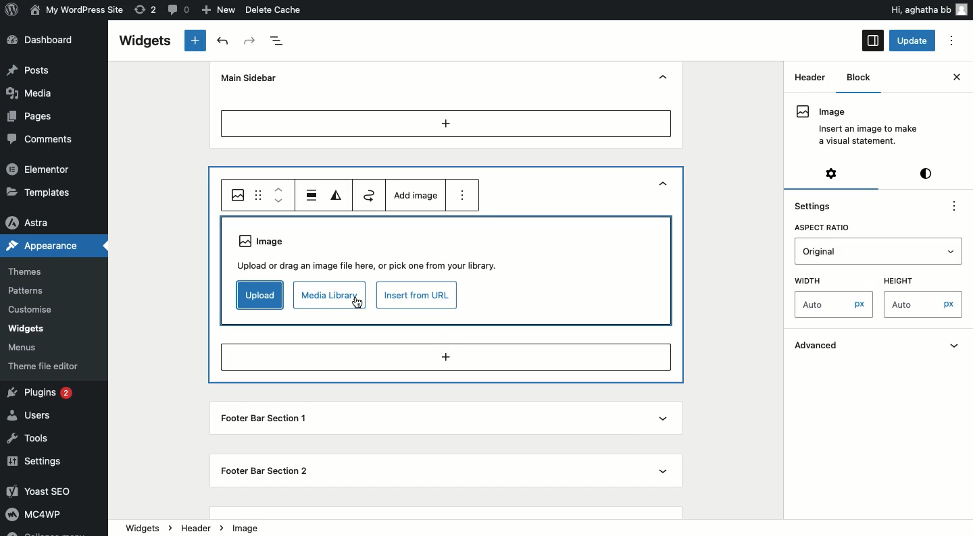 This screenshot has width=973, height=536. Describe the element at coordinates (39, 168) in the screenshot. I see `Elementor` at that location.